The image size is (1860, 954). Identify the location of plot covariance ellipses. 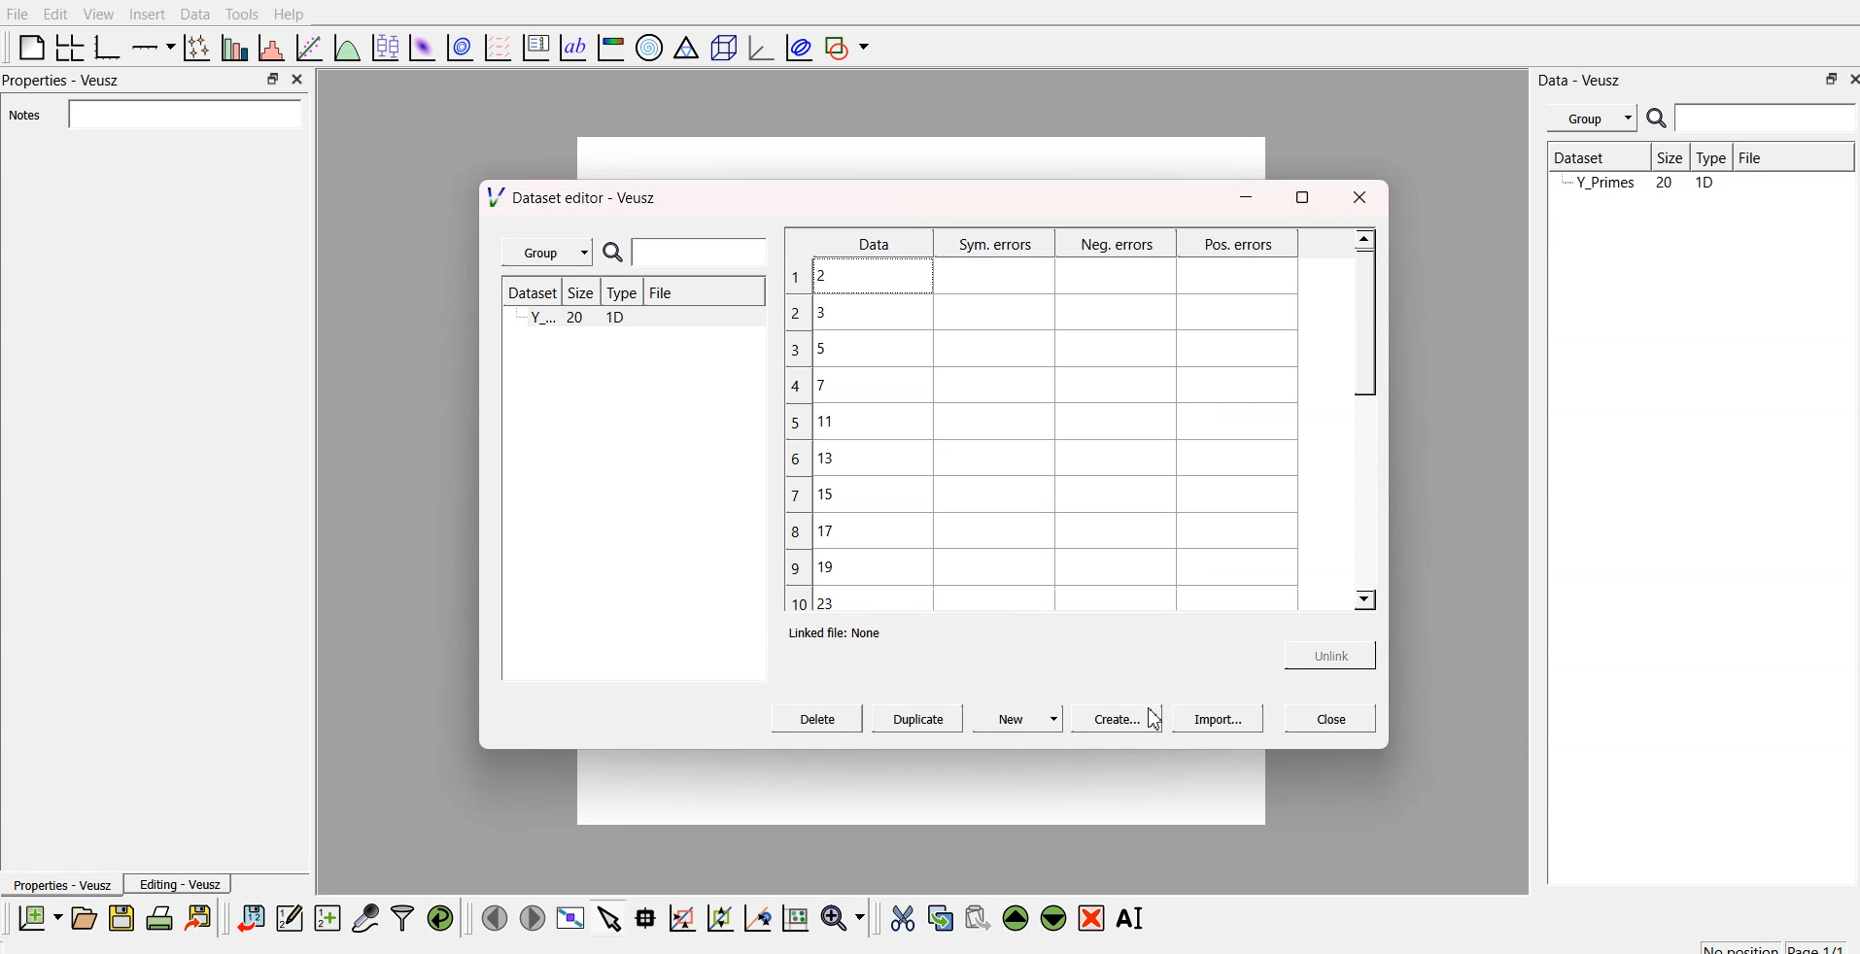
(800, 46).